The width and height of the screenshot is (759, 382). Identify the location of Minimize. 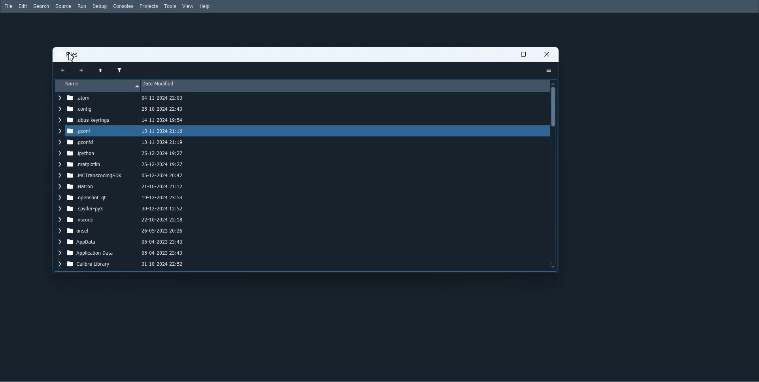
(501, 55).